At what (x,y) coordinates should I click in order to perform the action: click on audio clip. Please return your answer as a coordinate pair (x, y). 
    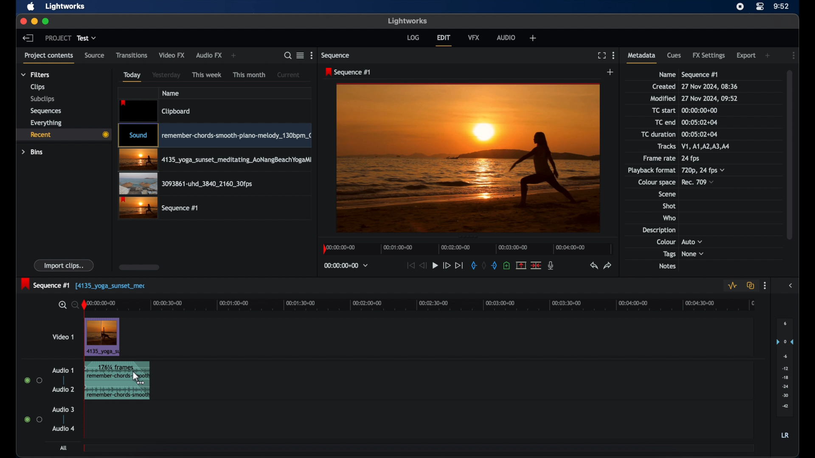
    Looking at the image, I should click on (105, 386).